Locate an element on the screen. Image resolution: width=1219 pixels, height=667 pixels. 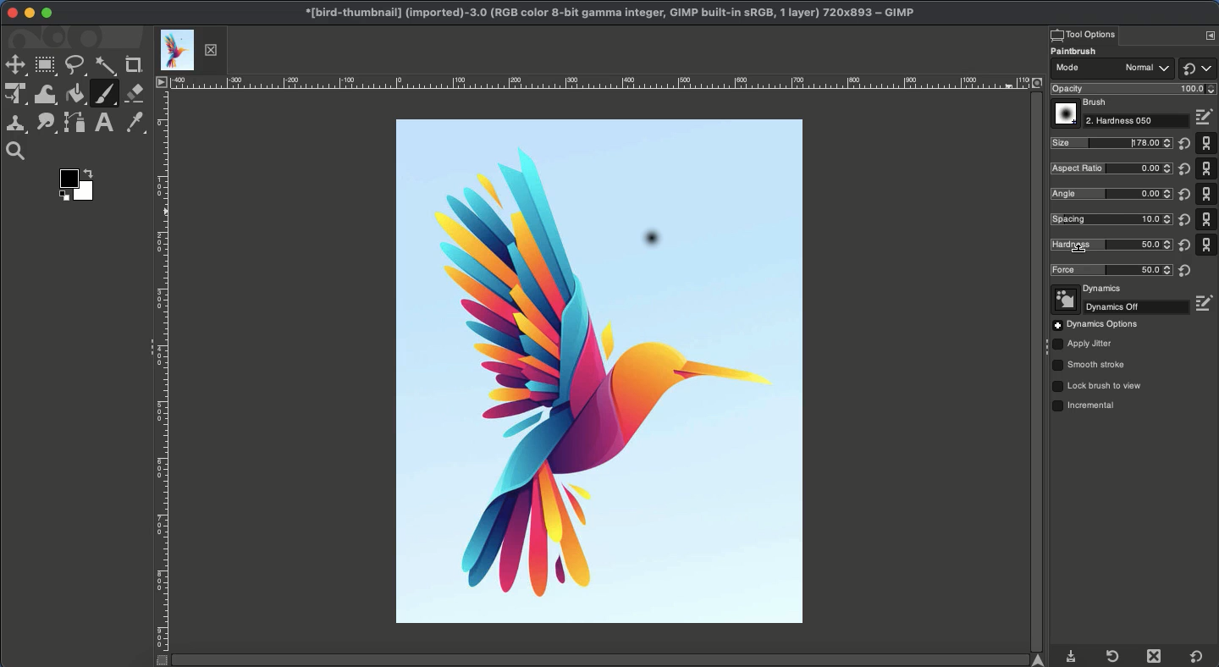
Edit is located at coordinates (1206, 118).